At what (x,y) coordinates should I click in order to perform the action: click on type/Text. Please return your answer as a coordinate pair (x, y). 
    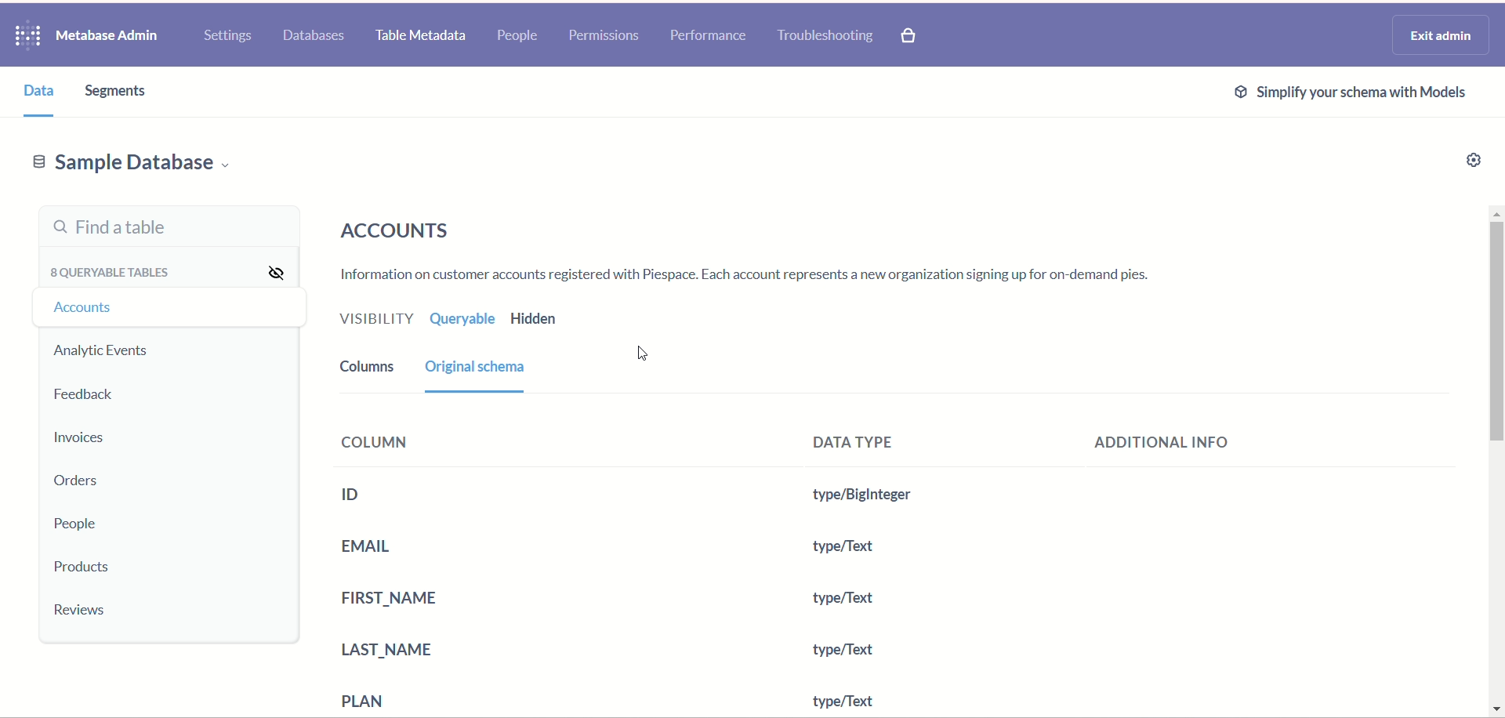
    Looking at the image, I should click on (848, 548).